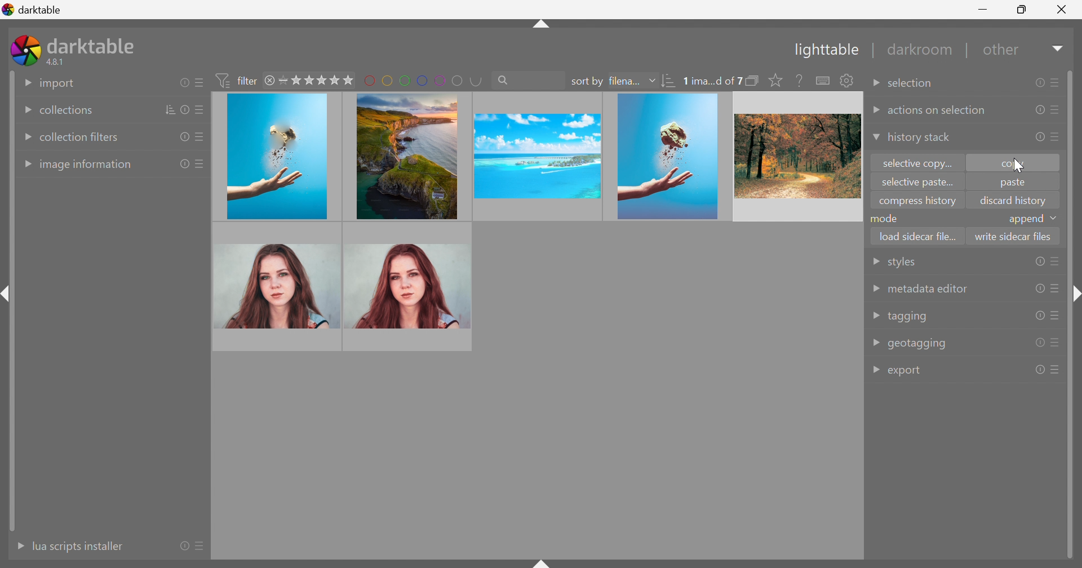 This screenshot has height=568, width=1082. I want to click on presets, so click(199, 83).